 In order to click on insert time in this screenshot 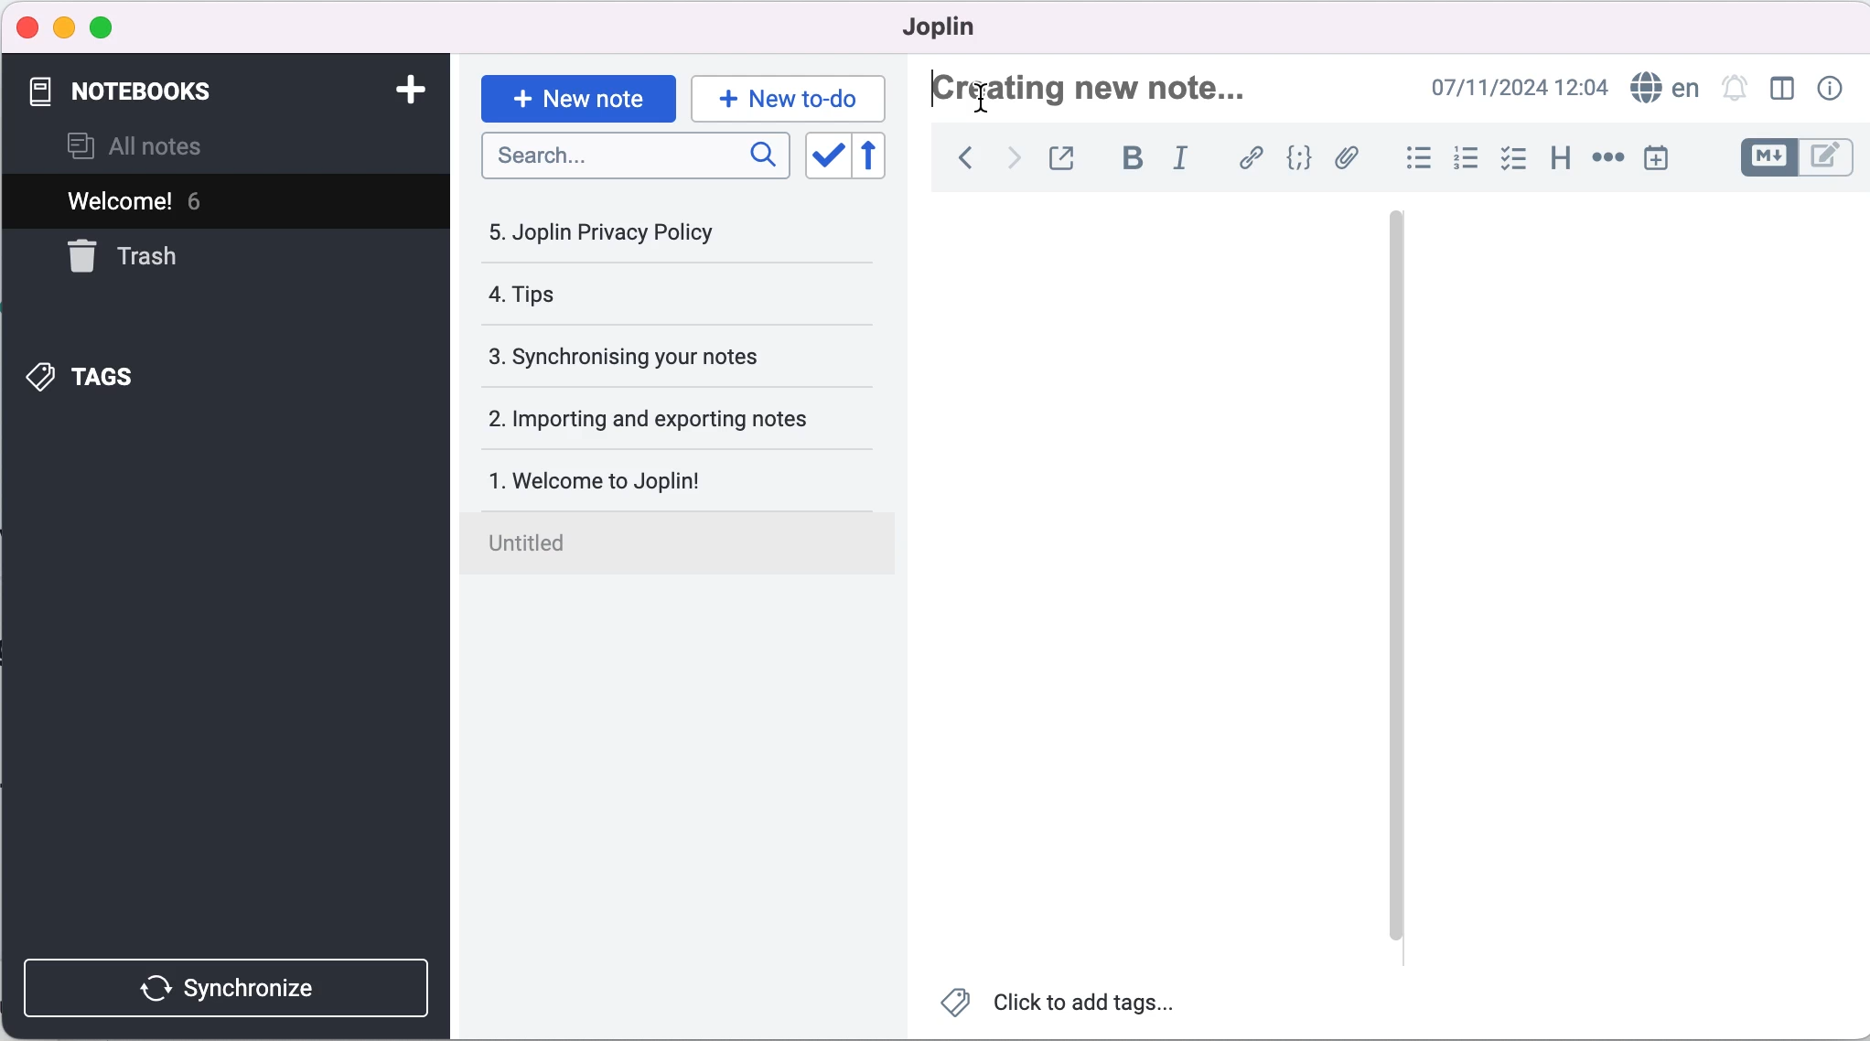, I will do `click(1655, 161)`.